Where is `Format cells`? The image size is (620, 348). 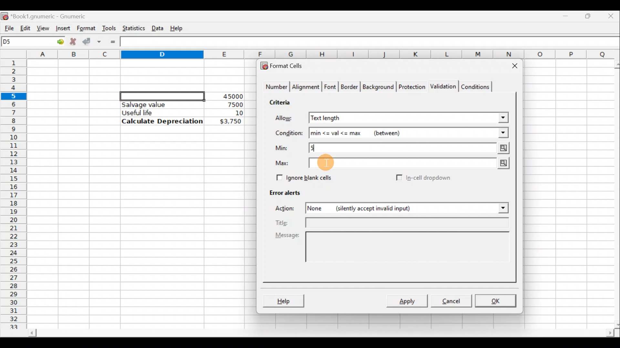 Format cells is located at coordinates (285, 64).